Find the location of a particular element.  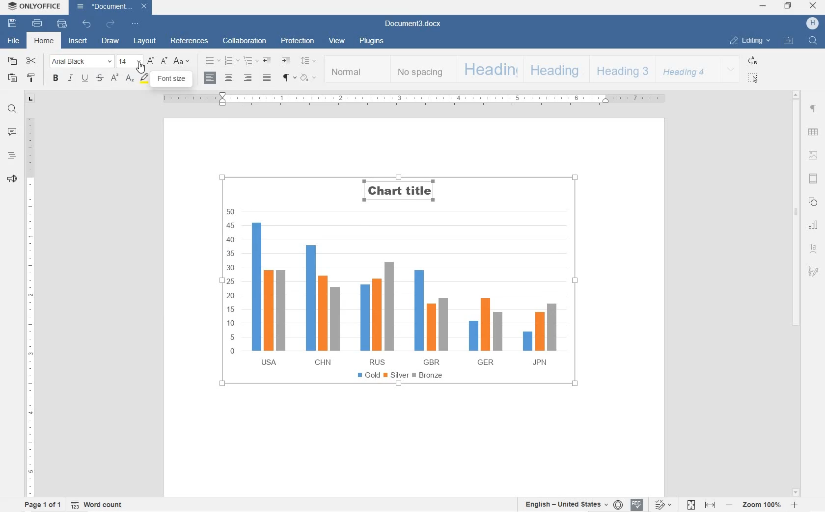

HEADER & FOOTERS is located at coordinates (813, 179).